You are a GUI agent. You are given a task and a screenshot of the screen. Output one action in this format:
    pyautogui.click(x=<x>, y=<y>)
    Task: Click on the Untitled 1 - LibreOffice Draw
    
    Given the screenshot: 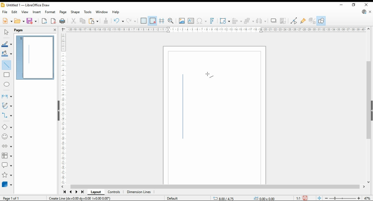 What is the action you would take?
    pyautogui.click(x=25, y=6)
    